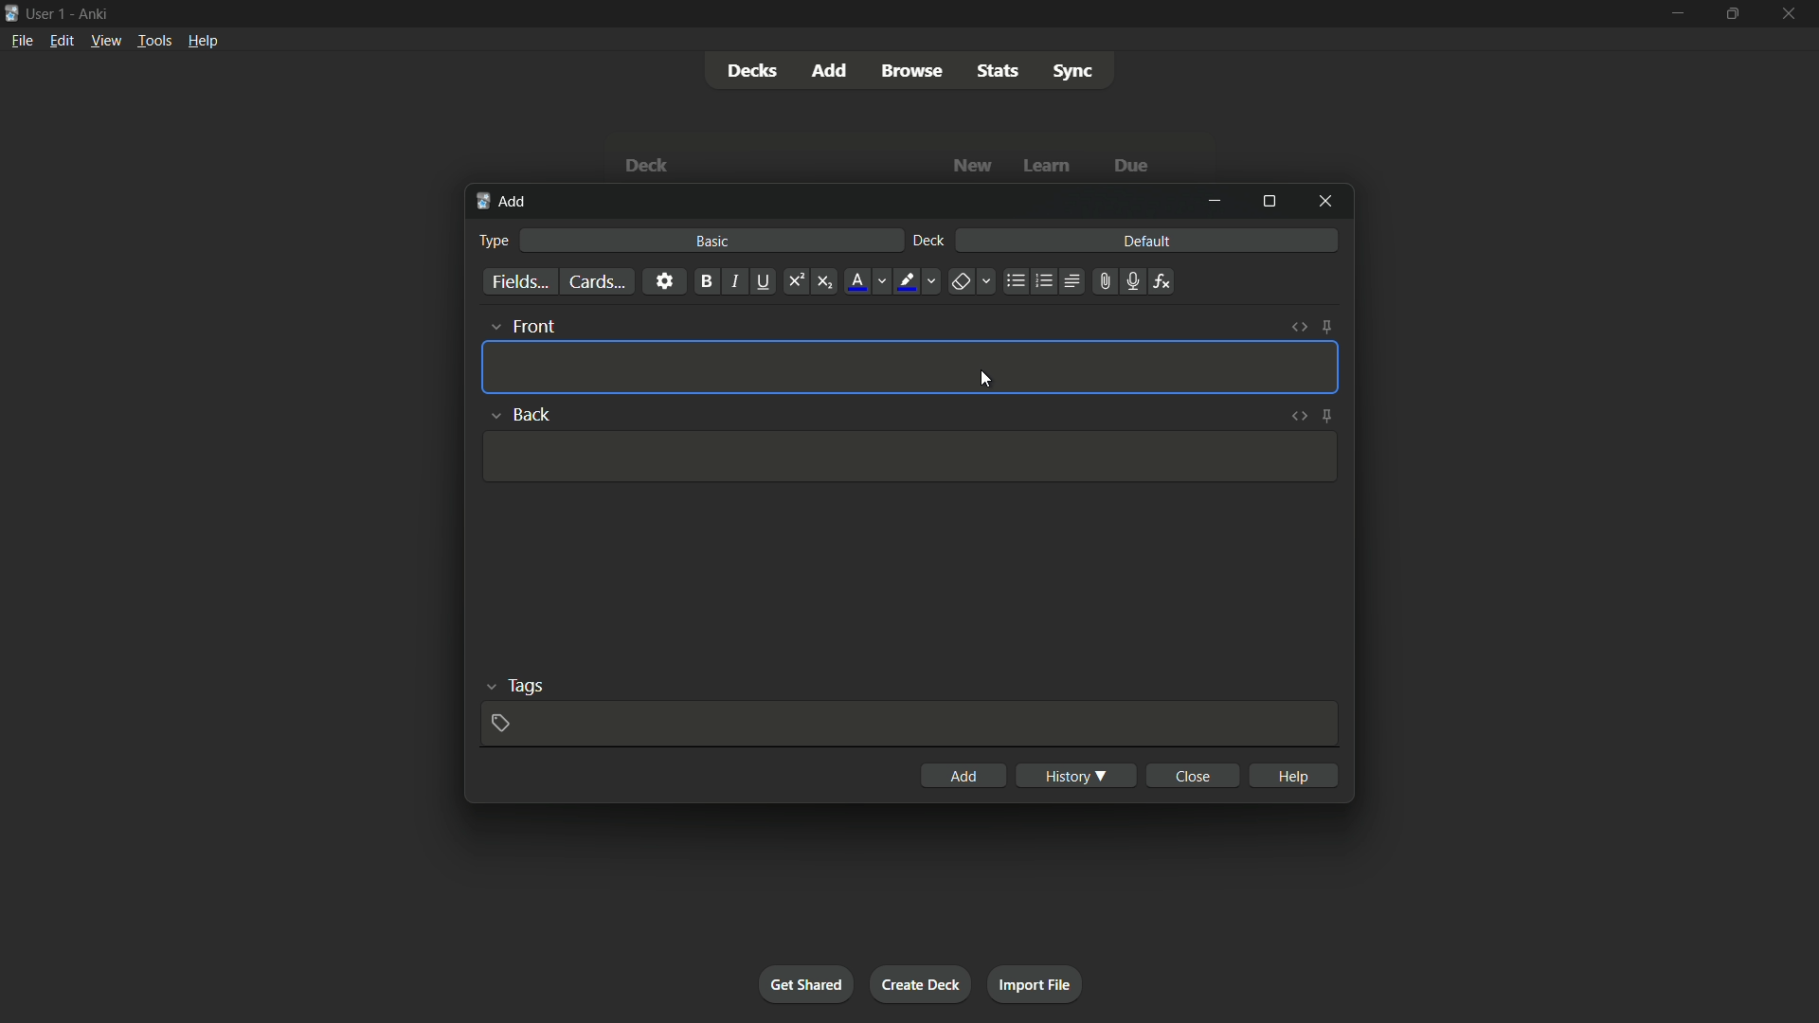  Describe the element at coordinates (1000, 71) in the screenshot. I see `stats` at that location.